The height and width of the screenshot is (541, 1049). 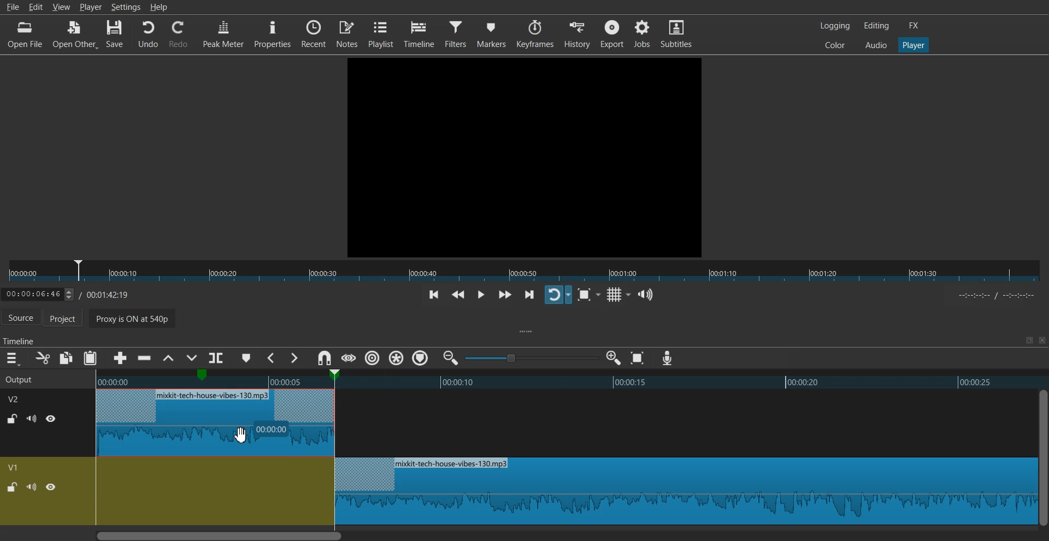 I want to click on V1, so click(x=15, y=467).